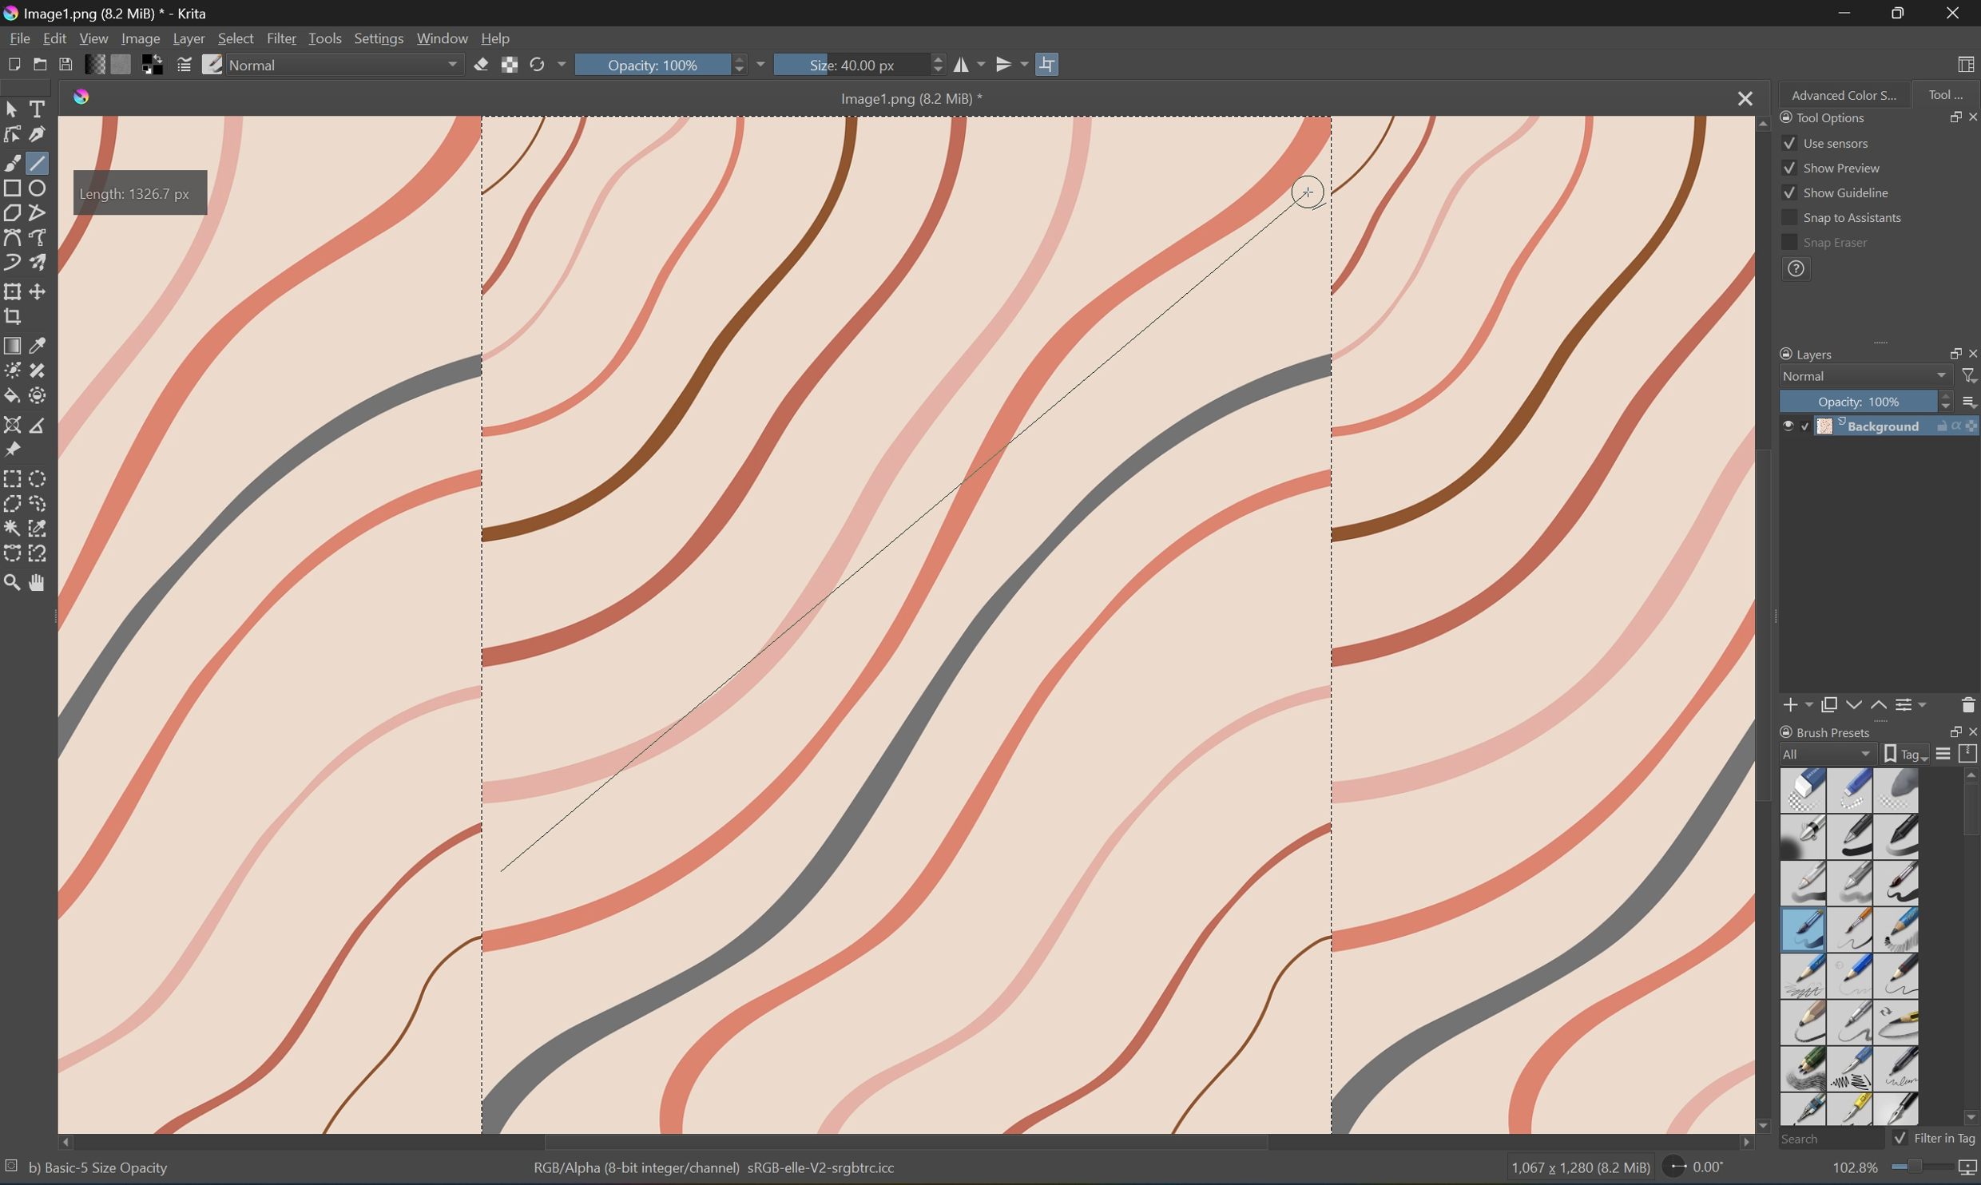 The width and height of the screenshot is (1981, 1185). I want to click on Fill patterns, so click(125, 66).